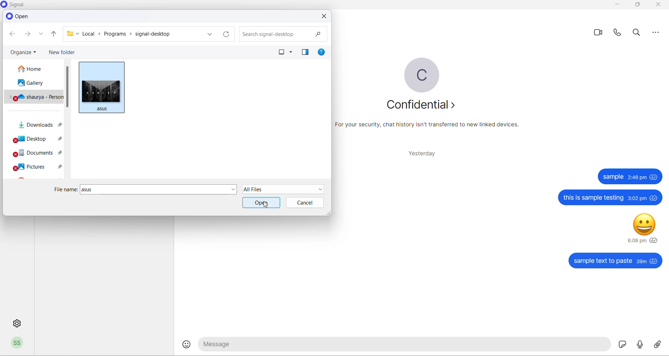 Image resolution: width=669 pixels, height=356 pixels. Describe the element at coordinates (644, 225) in the screenshot. I see `Smiley emoji` at that location.